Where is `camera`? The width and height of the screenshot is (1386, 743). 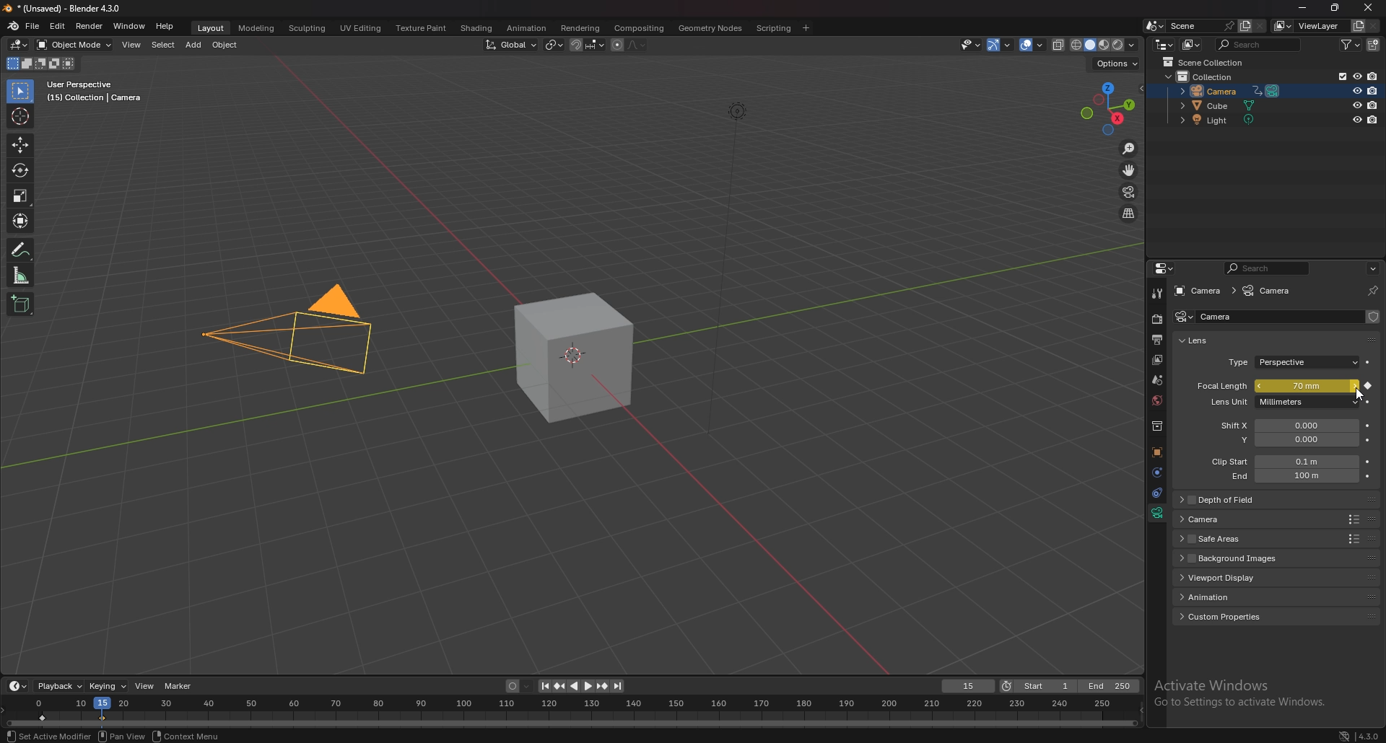 camera is located at coordinates (1184, 317).